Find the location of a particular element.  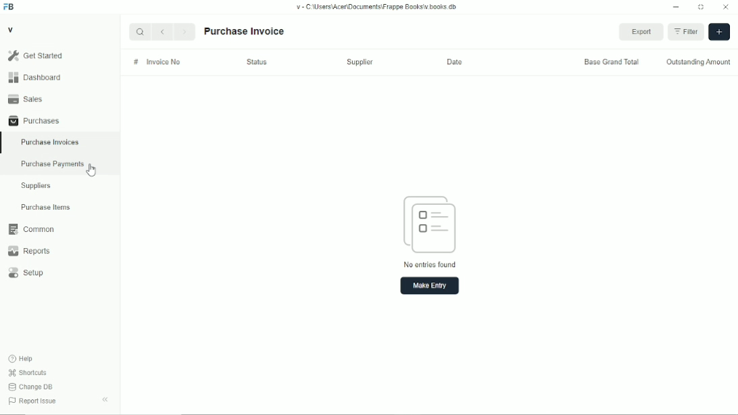

Articles icon is located at coordinates (430, 224).